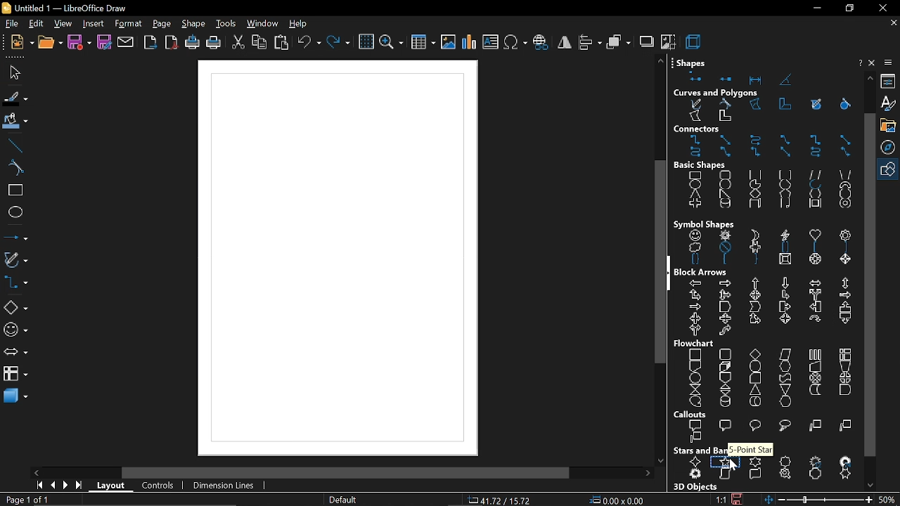  What do you see at coordinates (66, 486) in the screenshot?
I see `next page` at bounding box center [66, 486].